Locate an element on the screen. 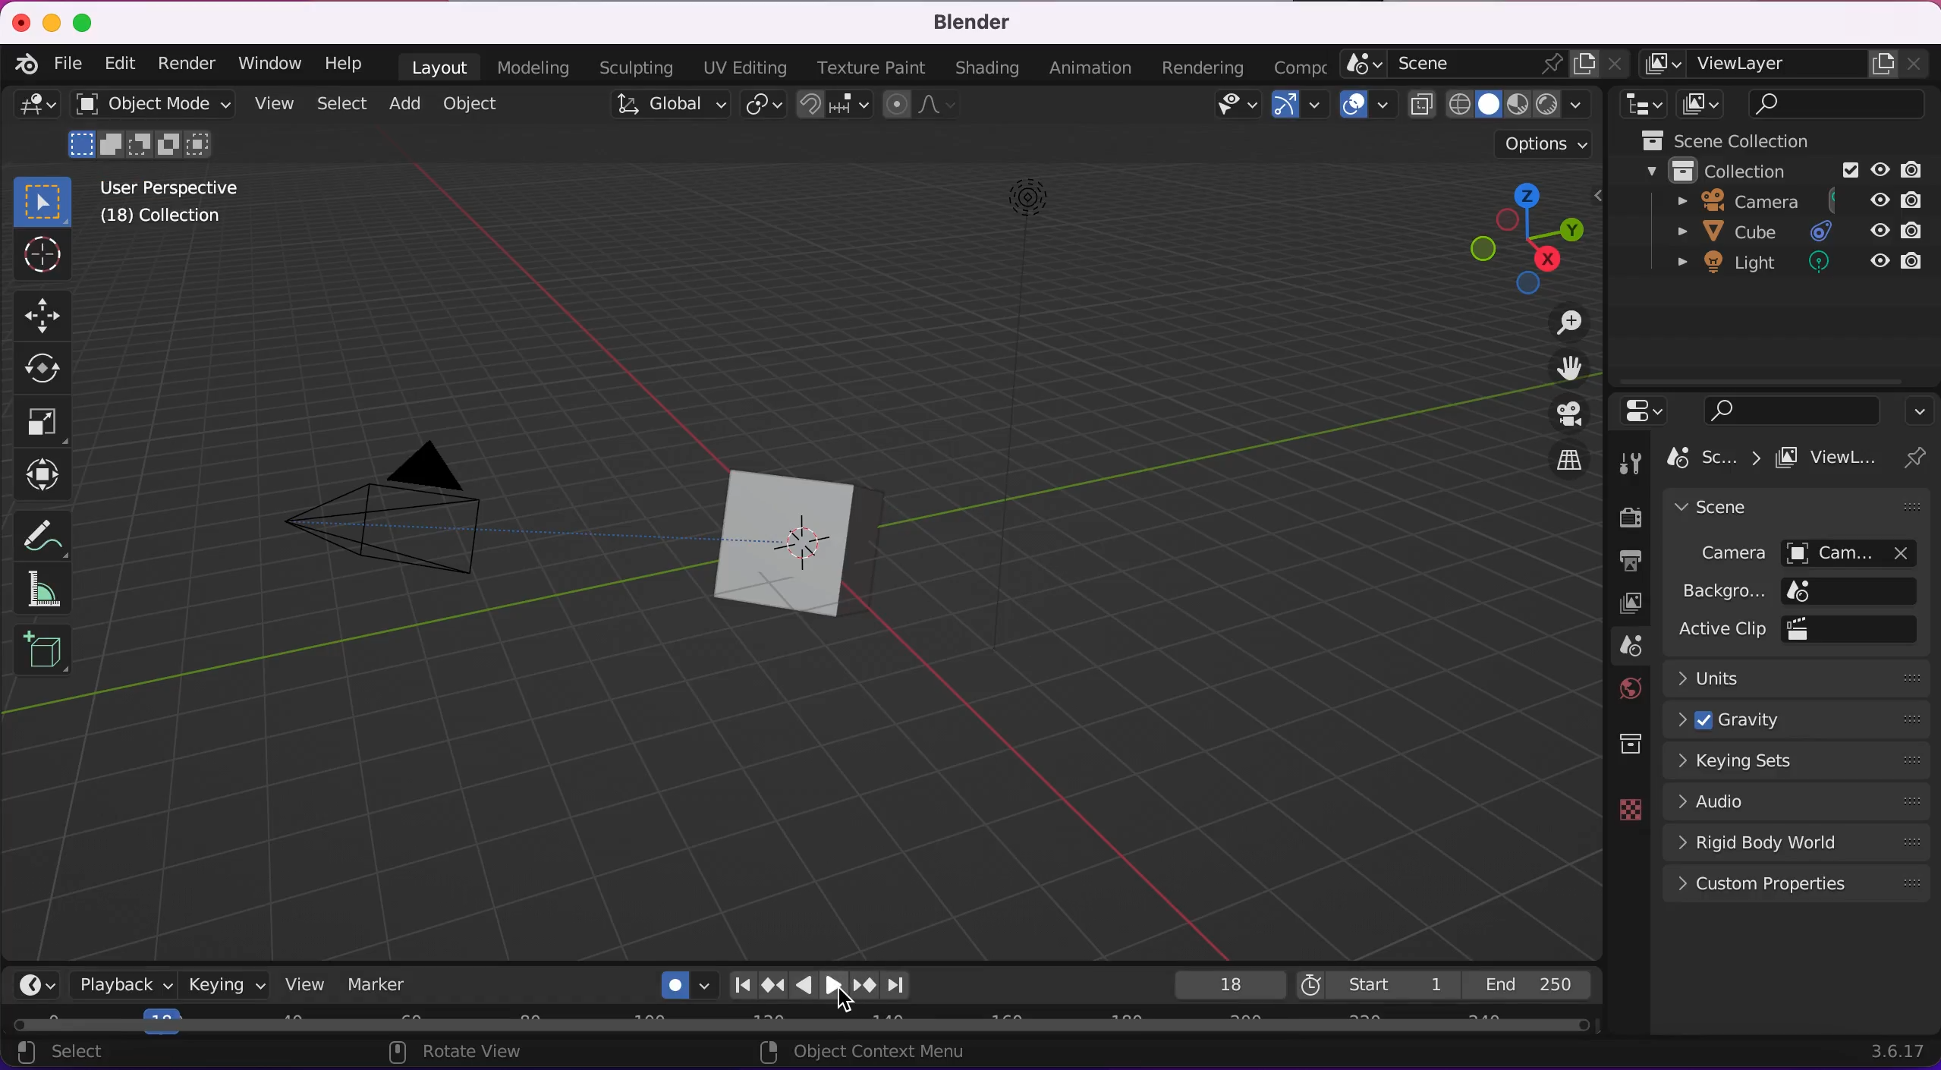 The image size is (1941, 1070). close is located at coordinates (20, 22).